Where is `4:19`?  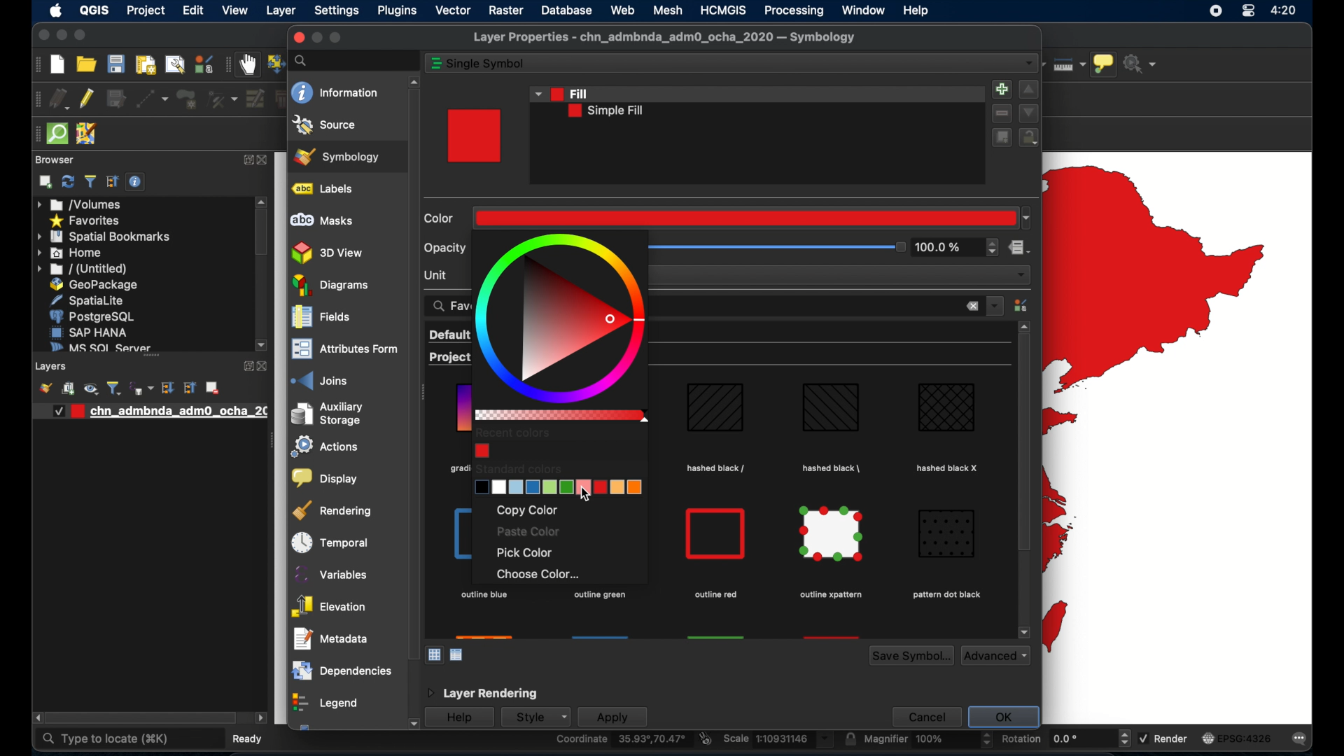 4:19 is located at coordinates (1284, 10).